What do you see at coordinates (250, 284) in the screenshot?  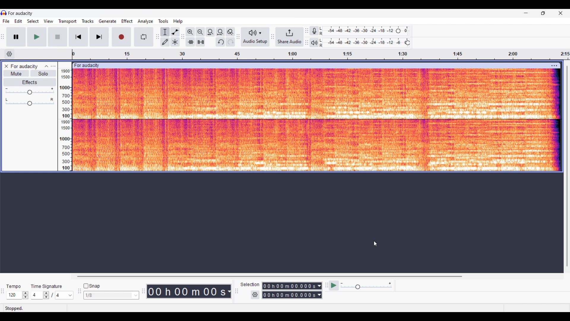 I see `Indicates selection duration` at bounding box center [250, 284].